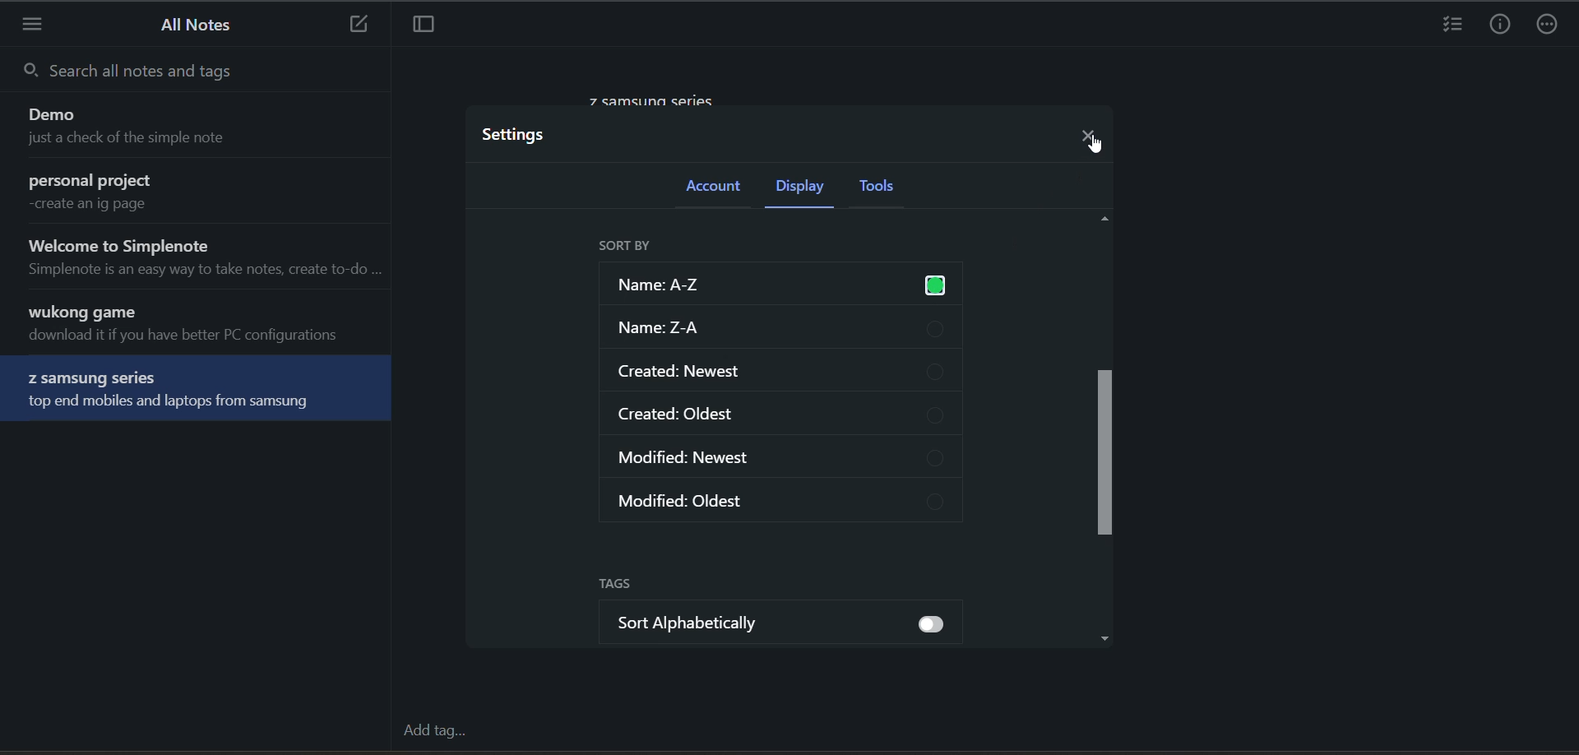  I want to click on created: oldest, so click(788, 418).